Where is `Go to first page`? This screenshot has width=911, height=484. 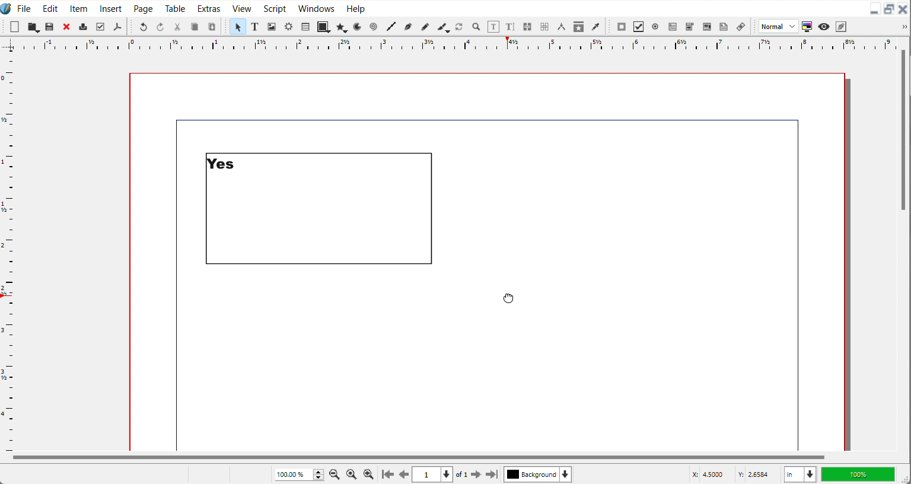
Go to first page is located at coordinates (388, 474).